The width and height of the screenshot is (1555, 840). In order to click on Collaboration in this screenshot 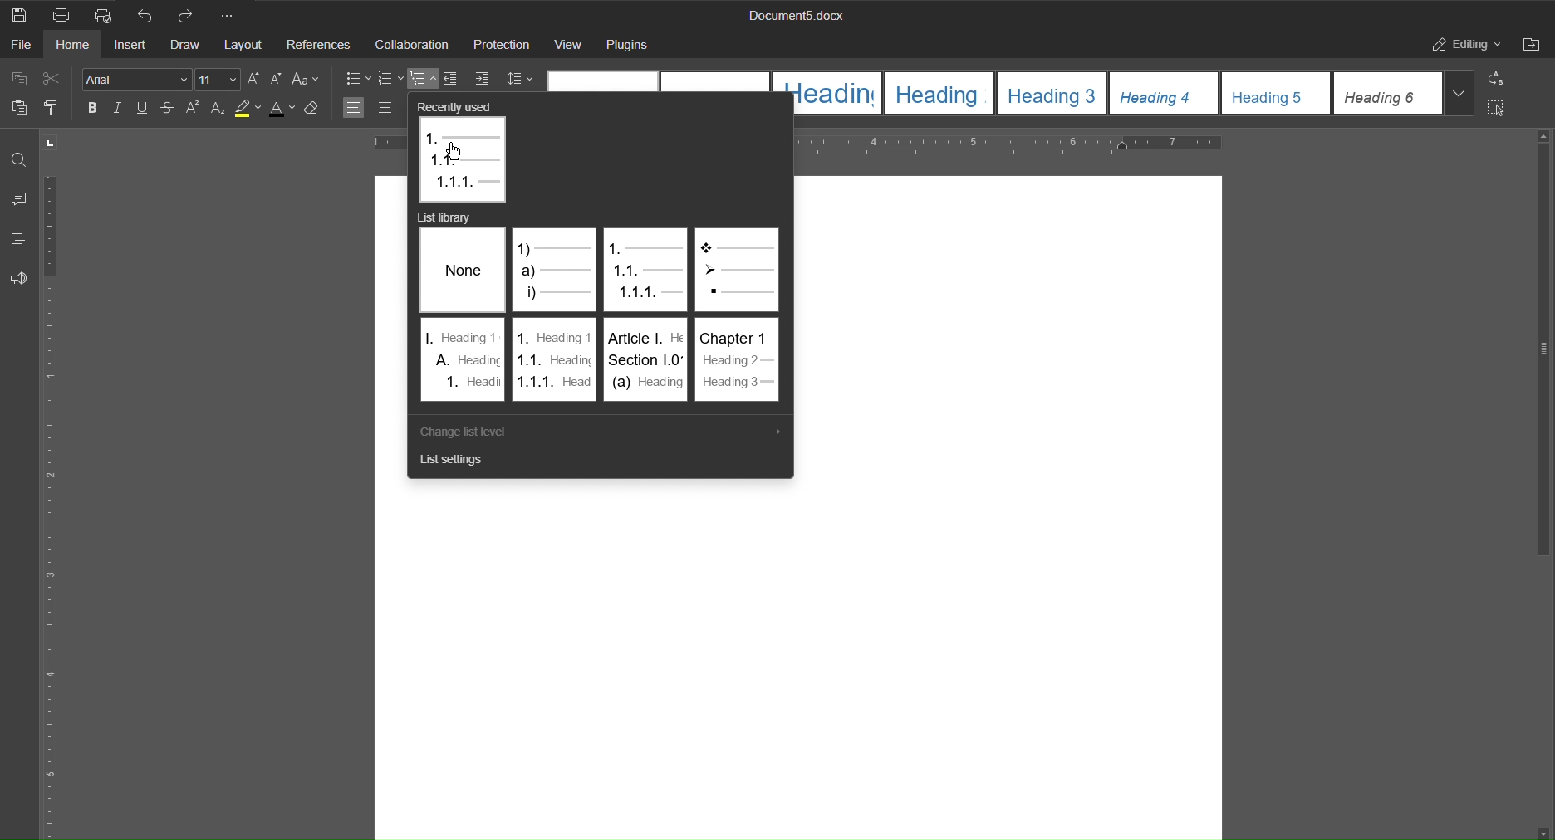, I will do `click(414, 46)`.